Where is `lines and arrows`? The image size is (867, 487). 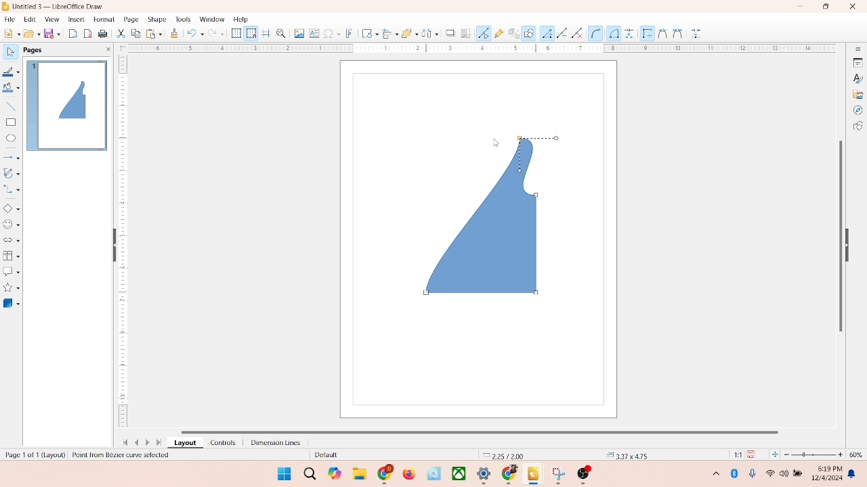
lines and arrows is located at coordinates (12, 157).